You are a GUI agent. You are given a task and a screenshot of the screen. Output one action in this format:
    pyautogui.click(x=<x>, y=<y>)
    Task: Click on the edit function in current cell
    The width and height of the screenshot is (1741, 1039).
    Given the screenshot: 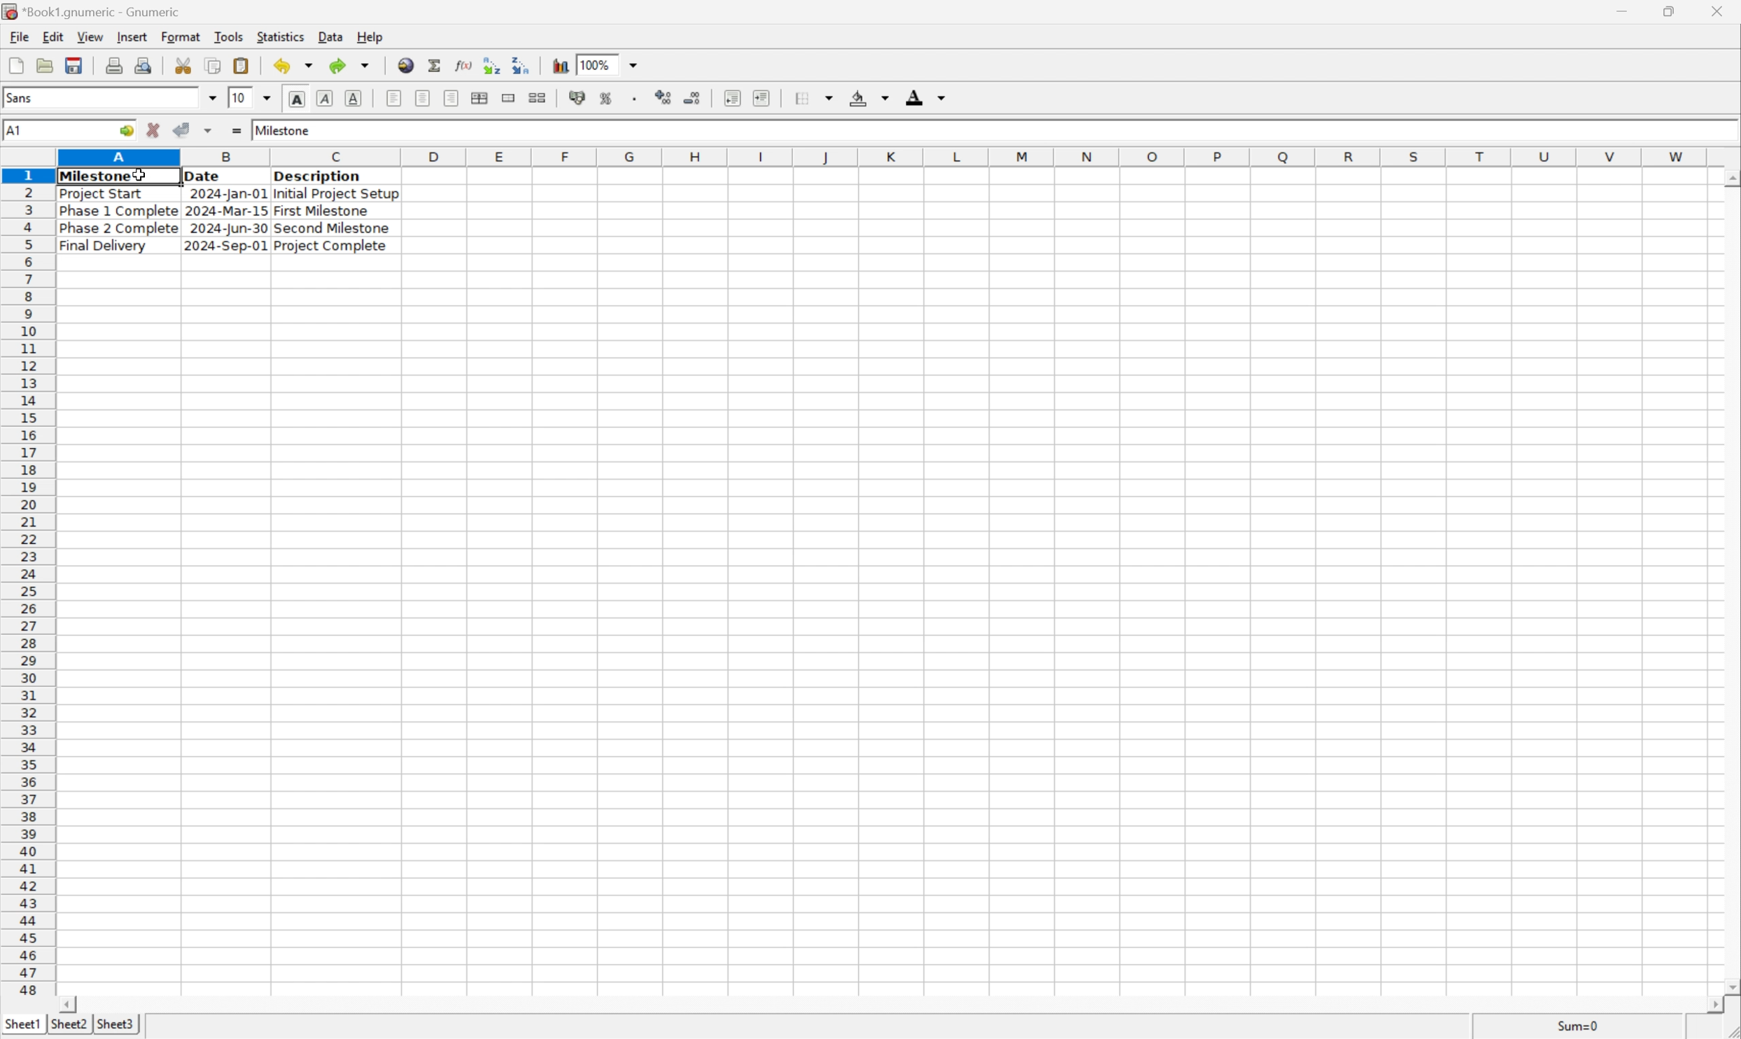 What is the action you would take?
    pyautogui.click(x=463, y=64)
    